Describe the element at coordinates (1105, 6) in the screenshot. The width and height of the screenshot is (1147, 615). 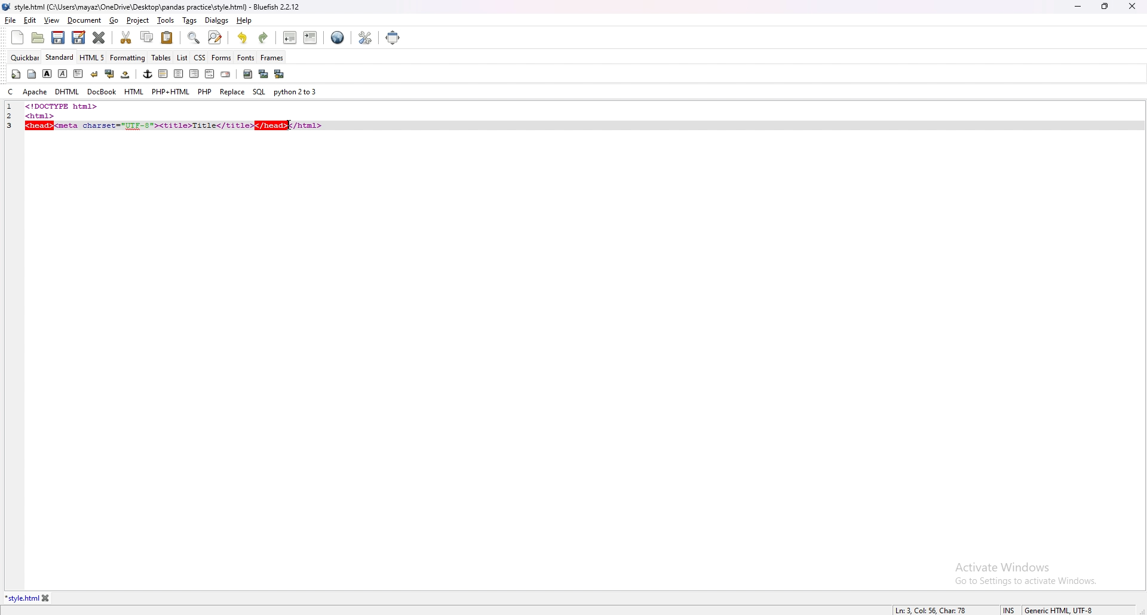
I see `resize` at that location.